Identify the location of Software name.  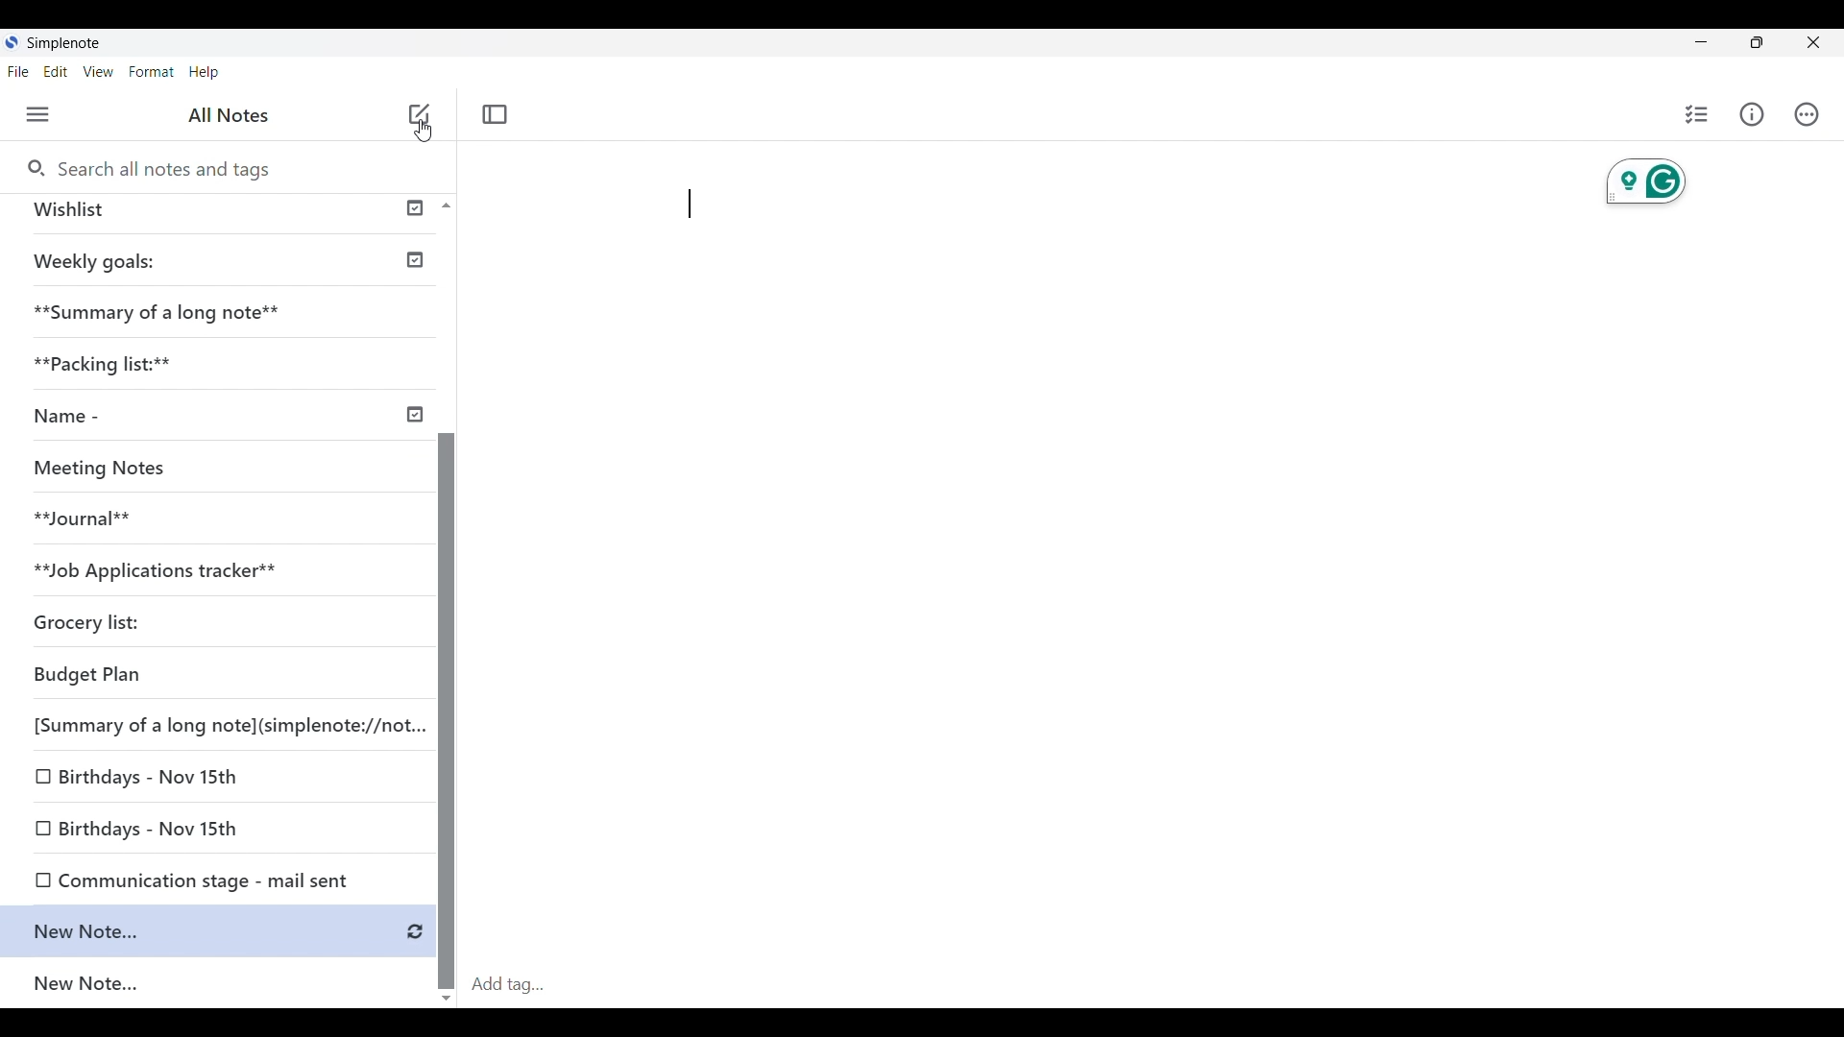
(63, 43).